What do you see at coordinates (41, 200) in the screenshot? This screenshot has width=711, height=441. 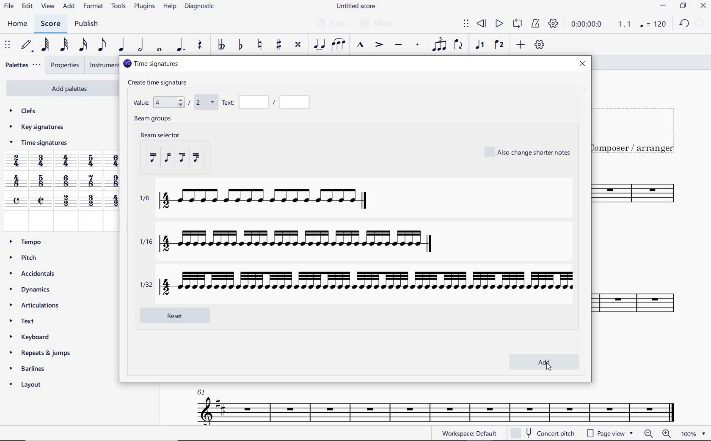 I see `cut time` at bounding box center [41, 200].